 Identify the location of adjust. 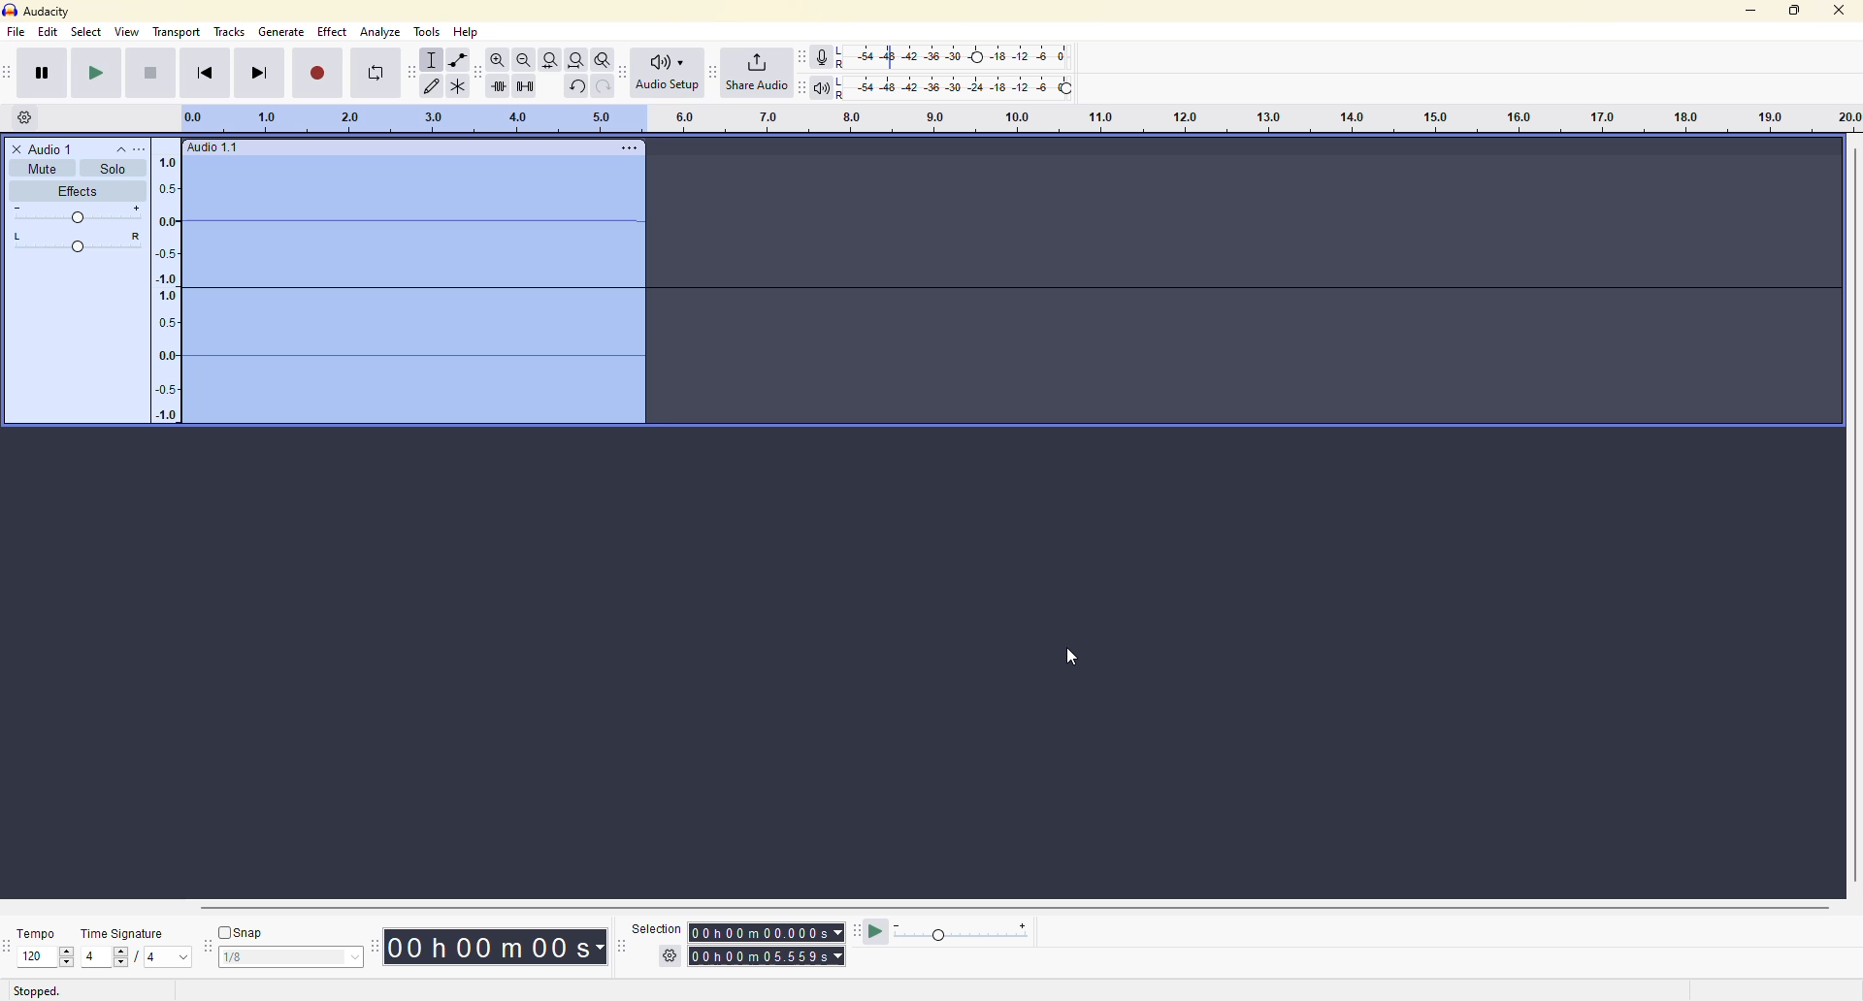
(80, 243).